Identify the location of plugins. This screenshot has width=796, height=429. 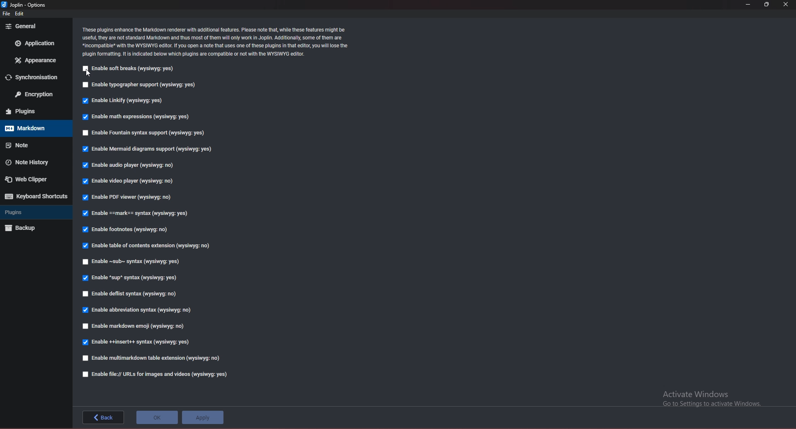
(34, 212).